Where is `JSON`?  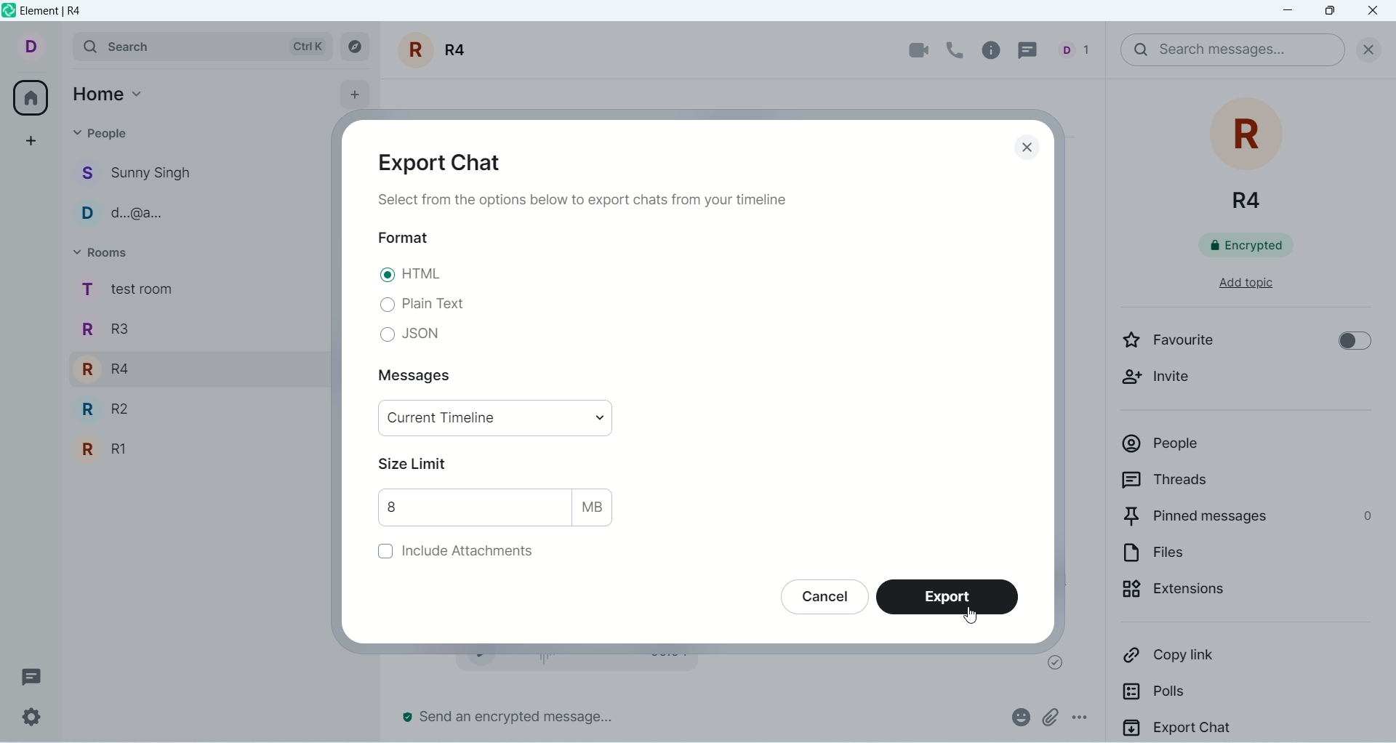 JSON is located at coordinates (412, 337).